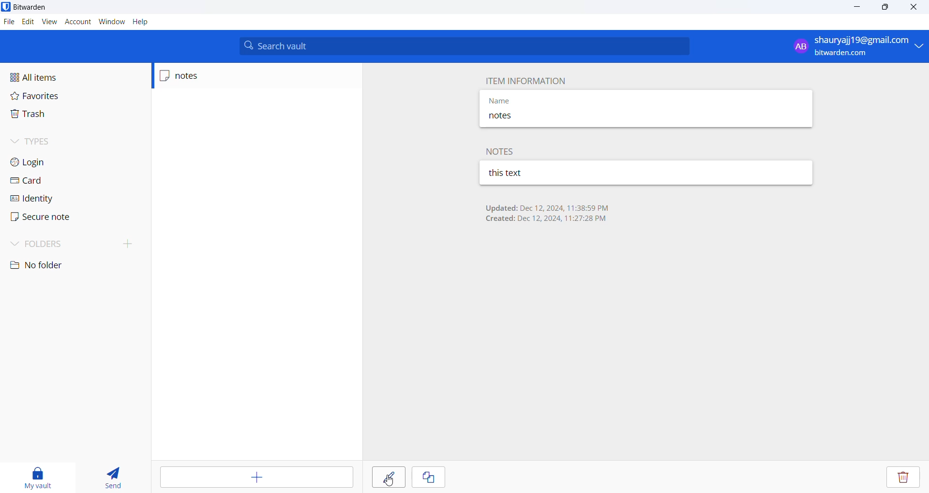  Describe the element at coordinates (854, 8) in the screenshot. I see `minimize` at that location.